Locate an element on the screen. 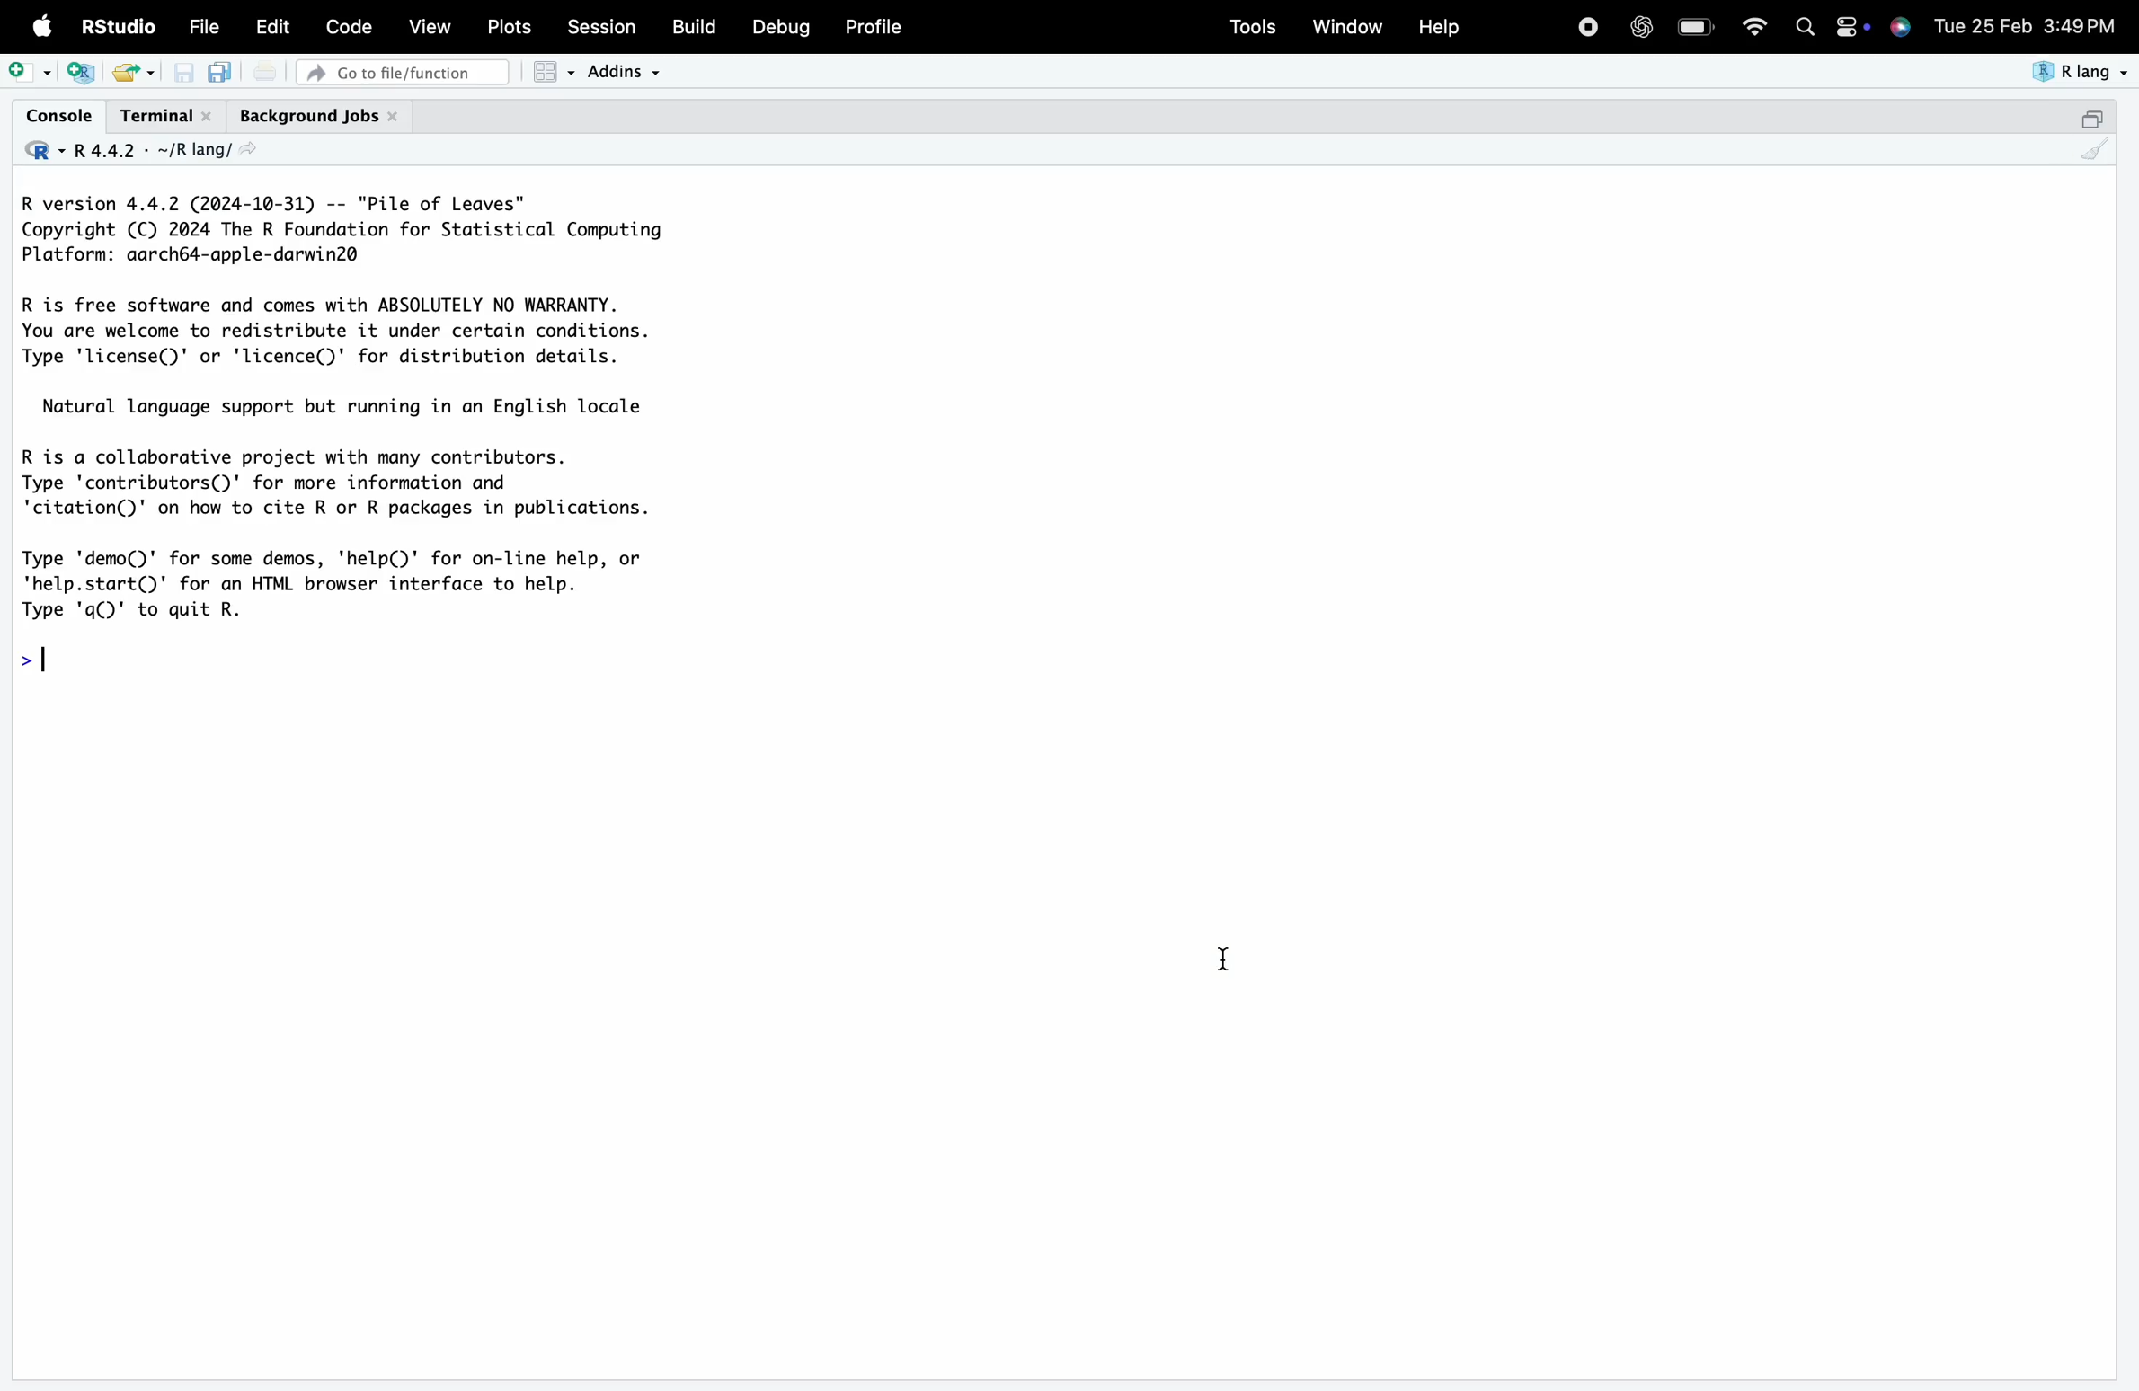  Tools is located at coordinates (1253, 27).